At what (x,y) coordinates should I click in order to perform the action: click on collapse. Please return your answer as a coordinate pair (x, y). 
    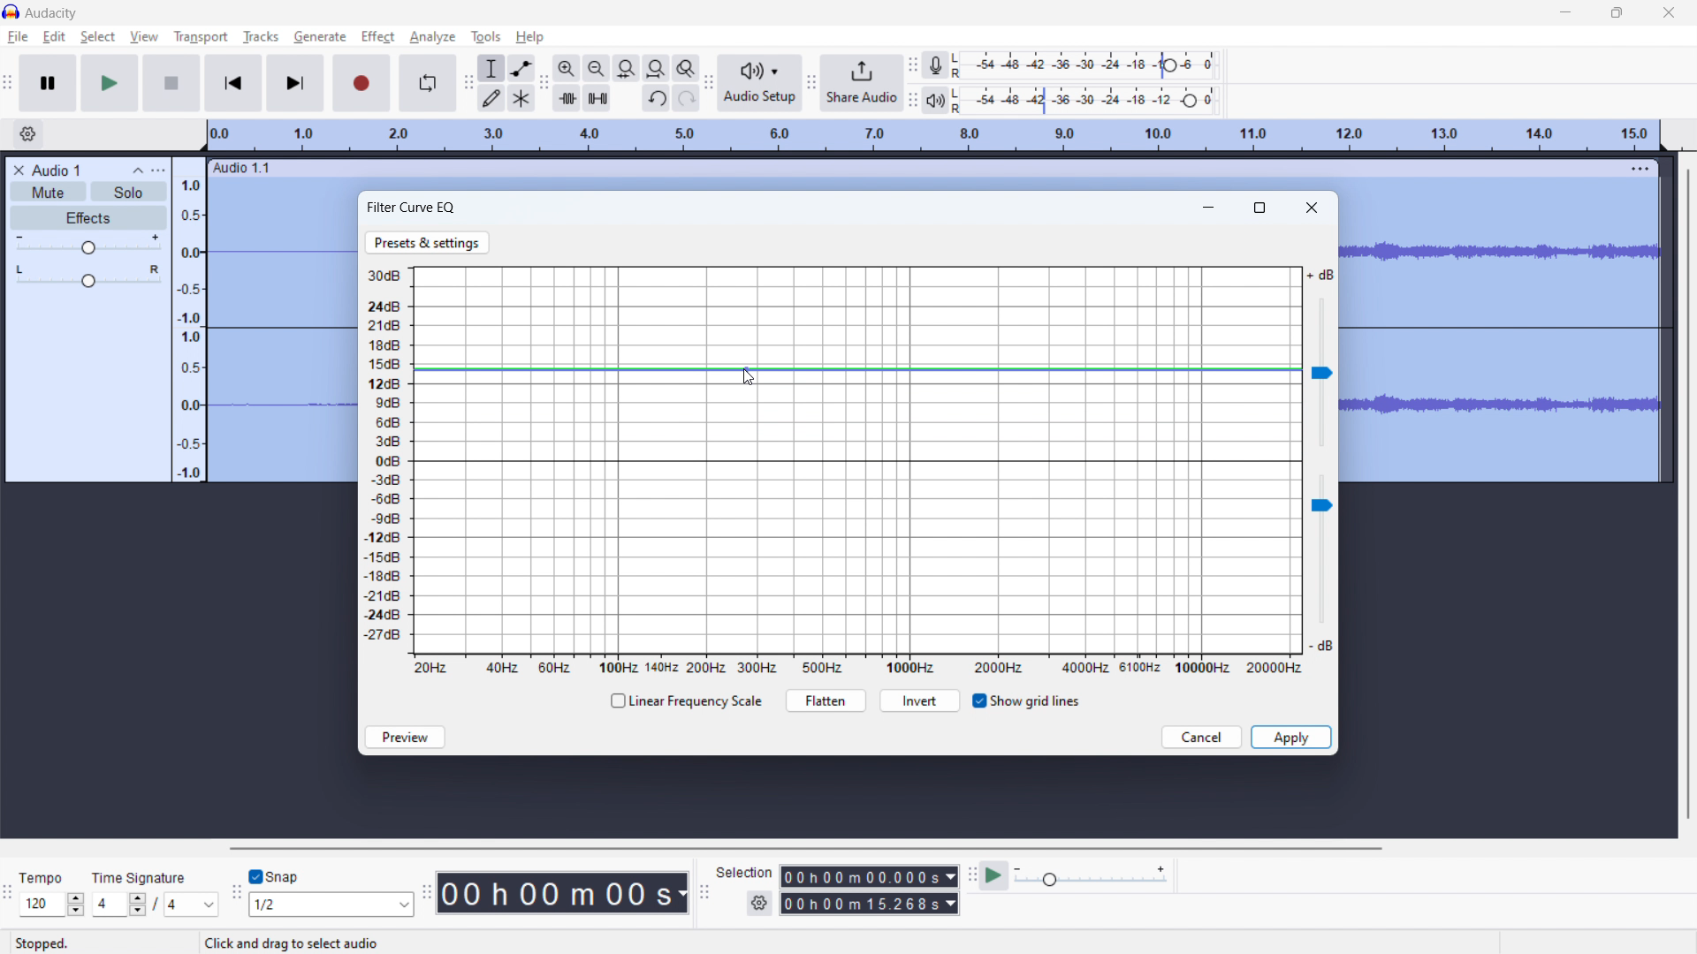
    Looking at the image, I should click on (139, 171).